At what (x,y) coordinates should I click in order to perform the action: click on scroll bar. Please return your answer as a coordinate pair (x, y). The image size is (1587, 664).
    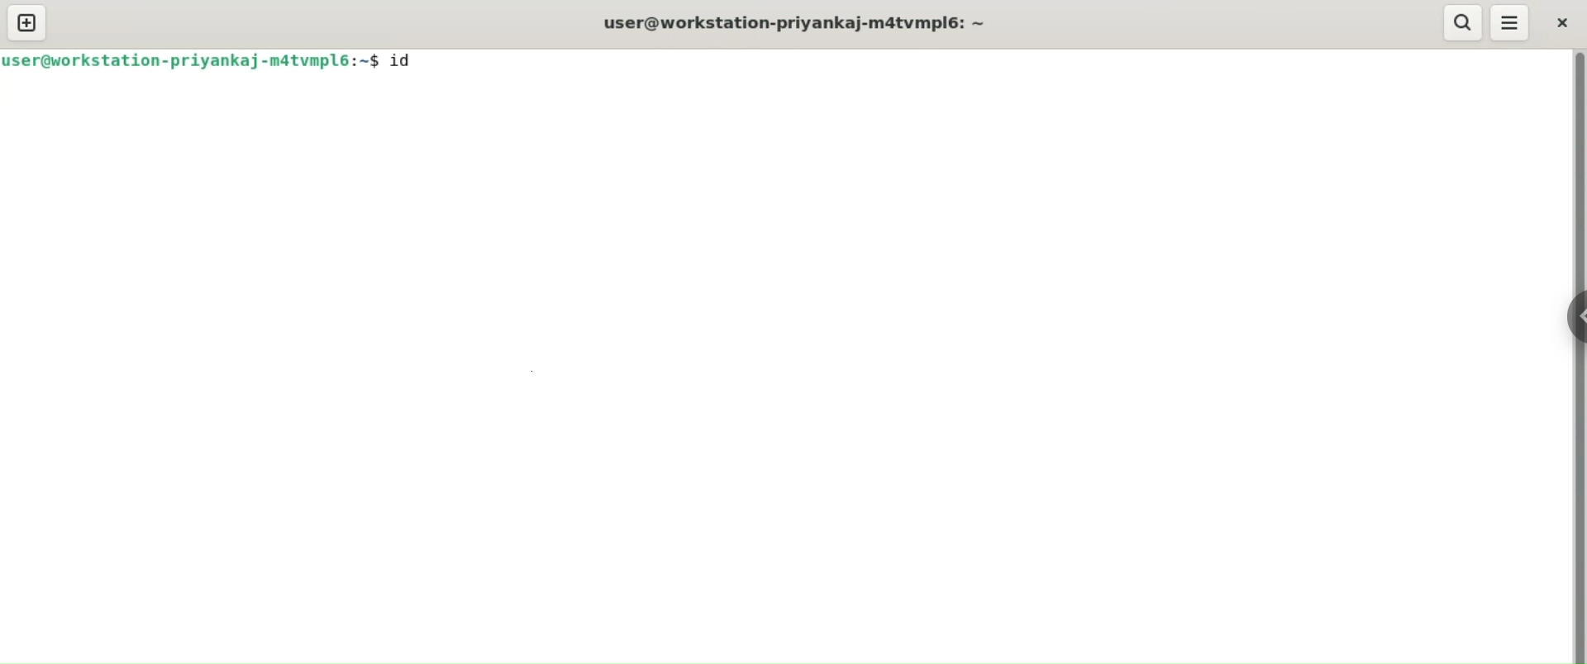
    Looking at the image, I should click on (1577, 357).